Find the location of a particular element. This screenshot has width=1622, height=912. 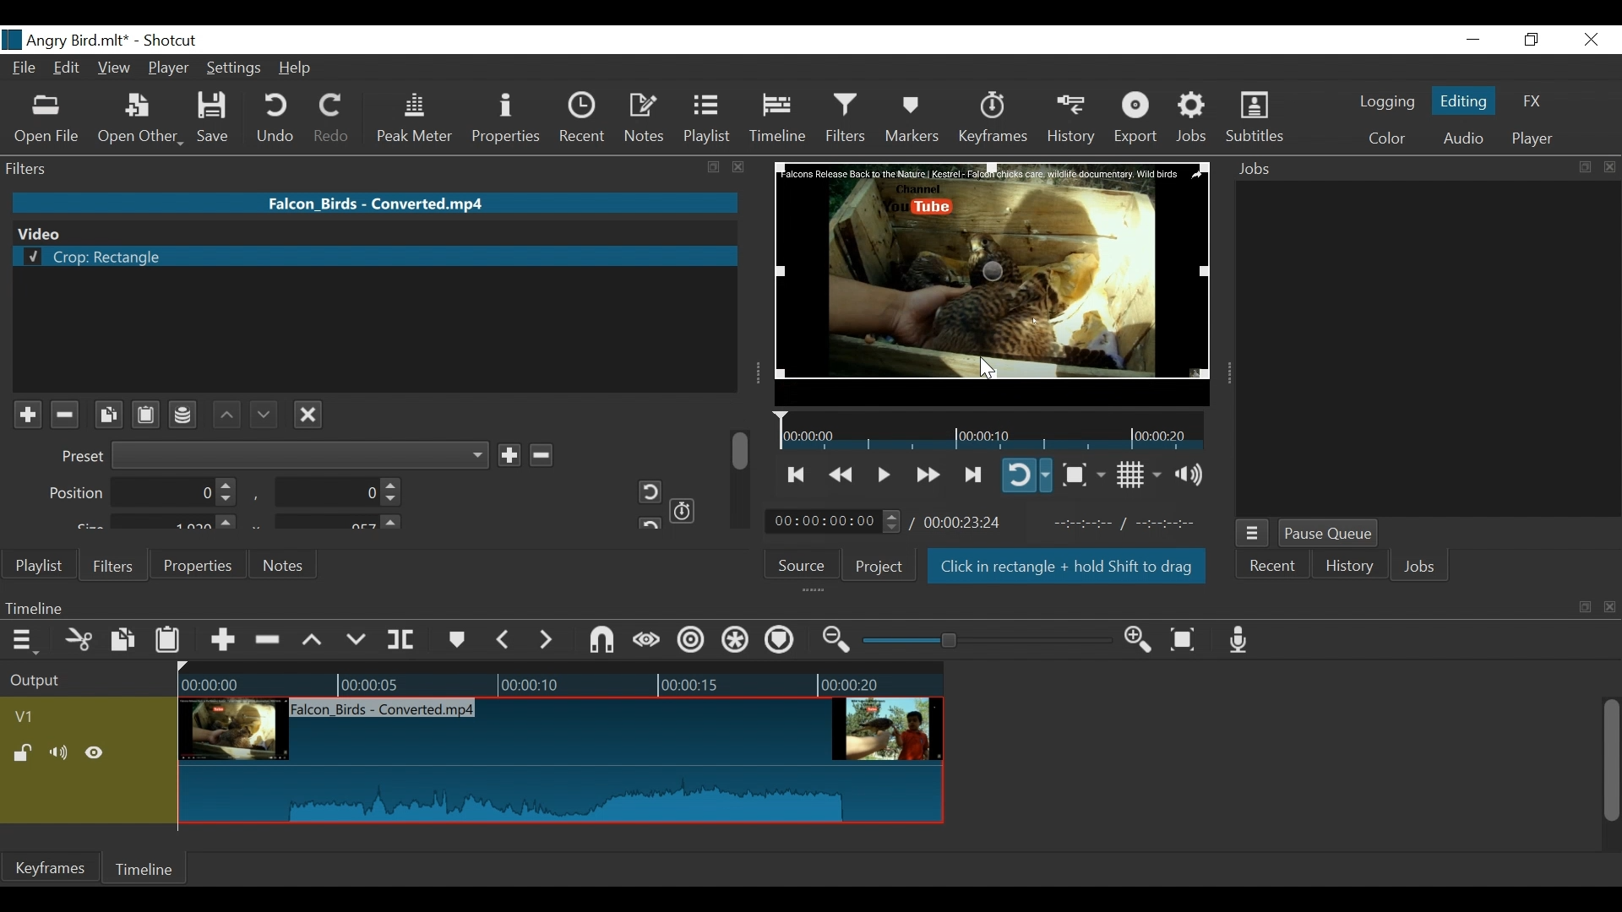

Add is located at coordinates (509, 454).